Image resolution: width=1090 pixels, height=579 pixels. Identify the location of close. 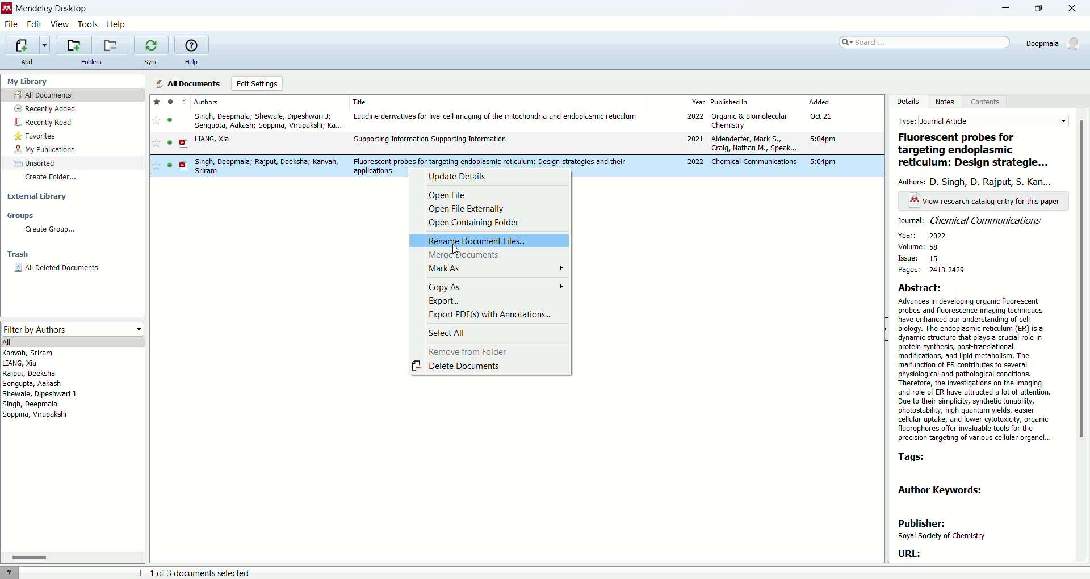
(1072, 9).